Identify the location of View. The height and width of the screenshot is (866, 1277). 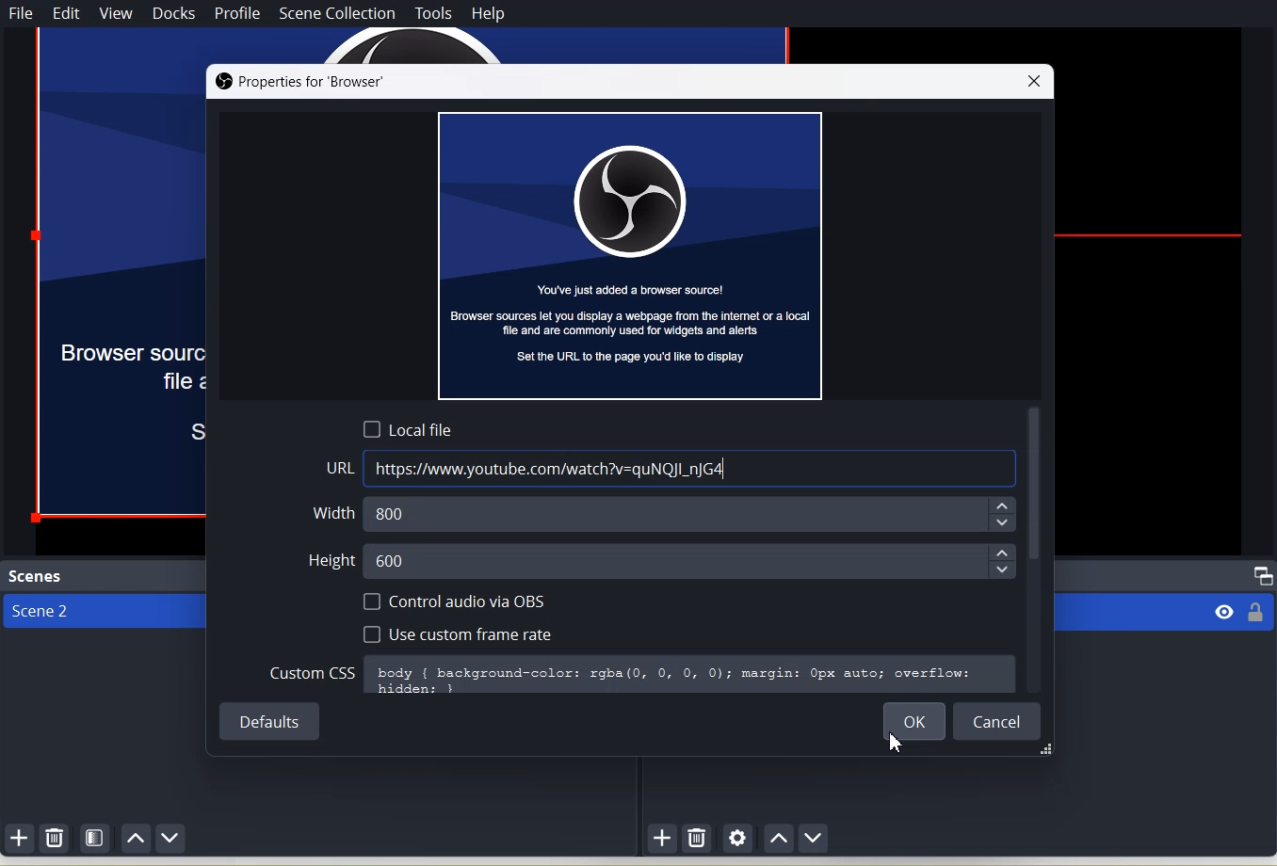
(116, 13).